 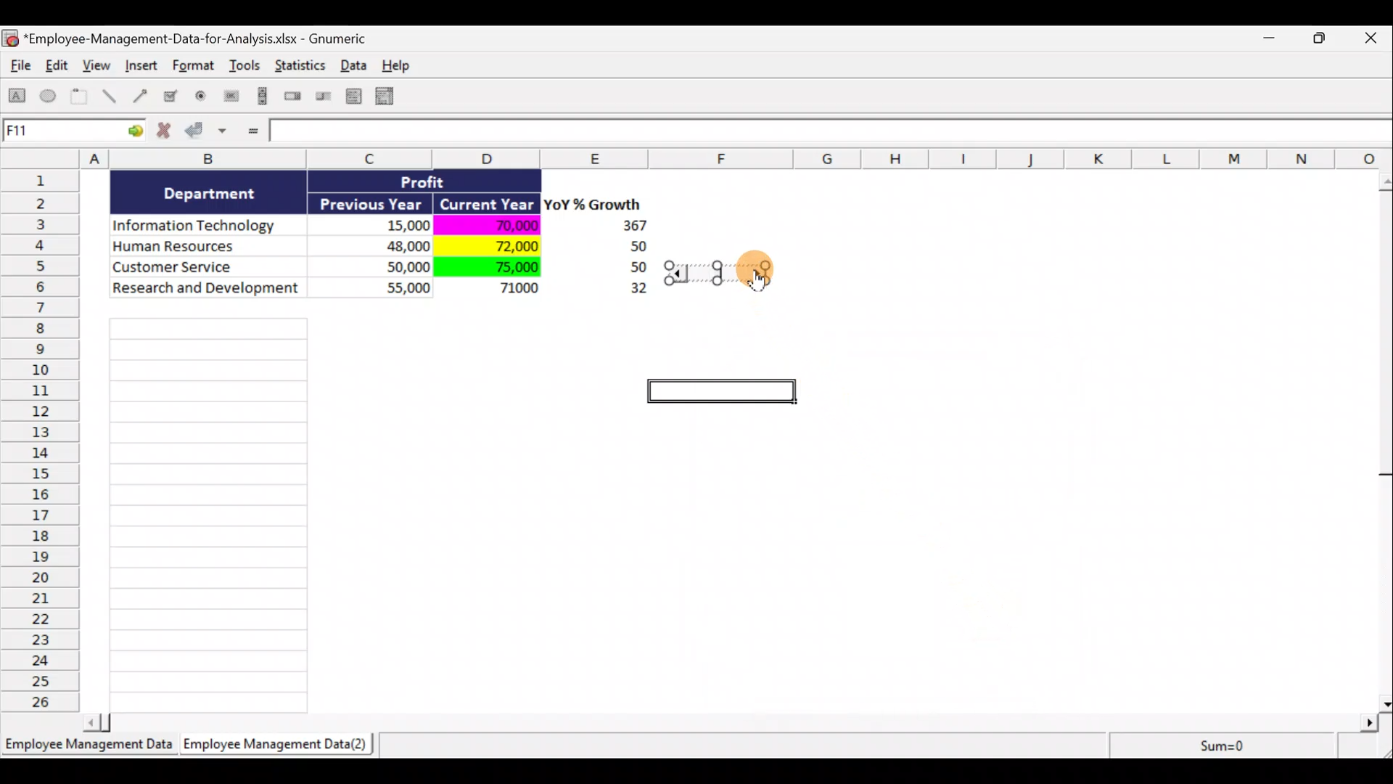 What do you see at coordinates (208, 511) in the screenshot?
I see `Cells` at bounding box center [208, 511].